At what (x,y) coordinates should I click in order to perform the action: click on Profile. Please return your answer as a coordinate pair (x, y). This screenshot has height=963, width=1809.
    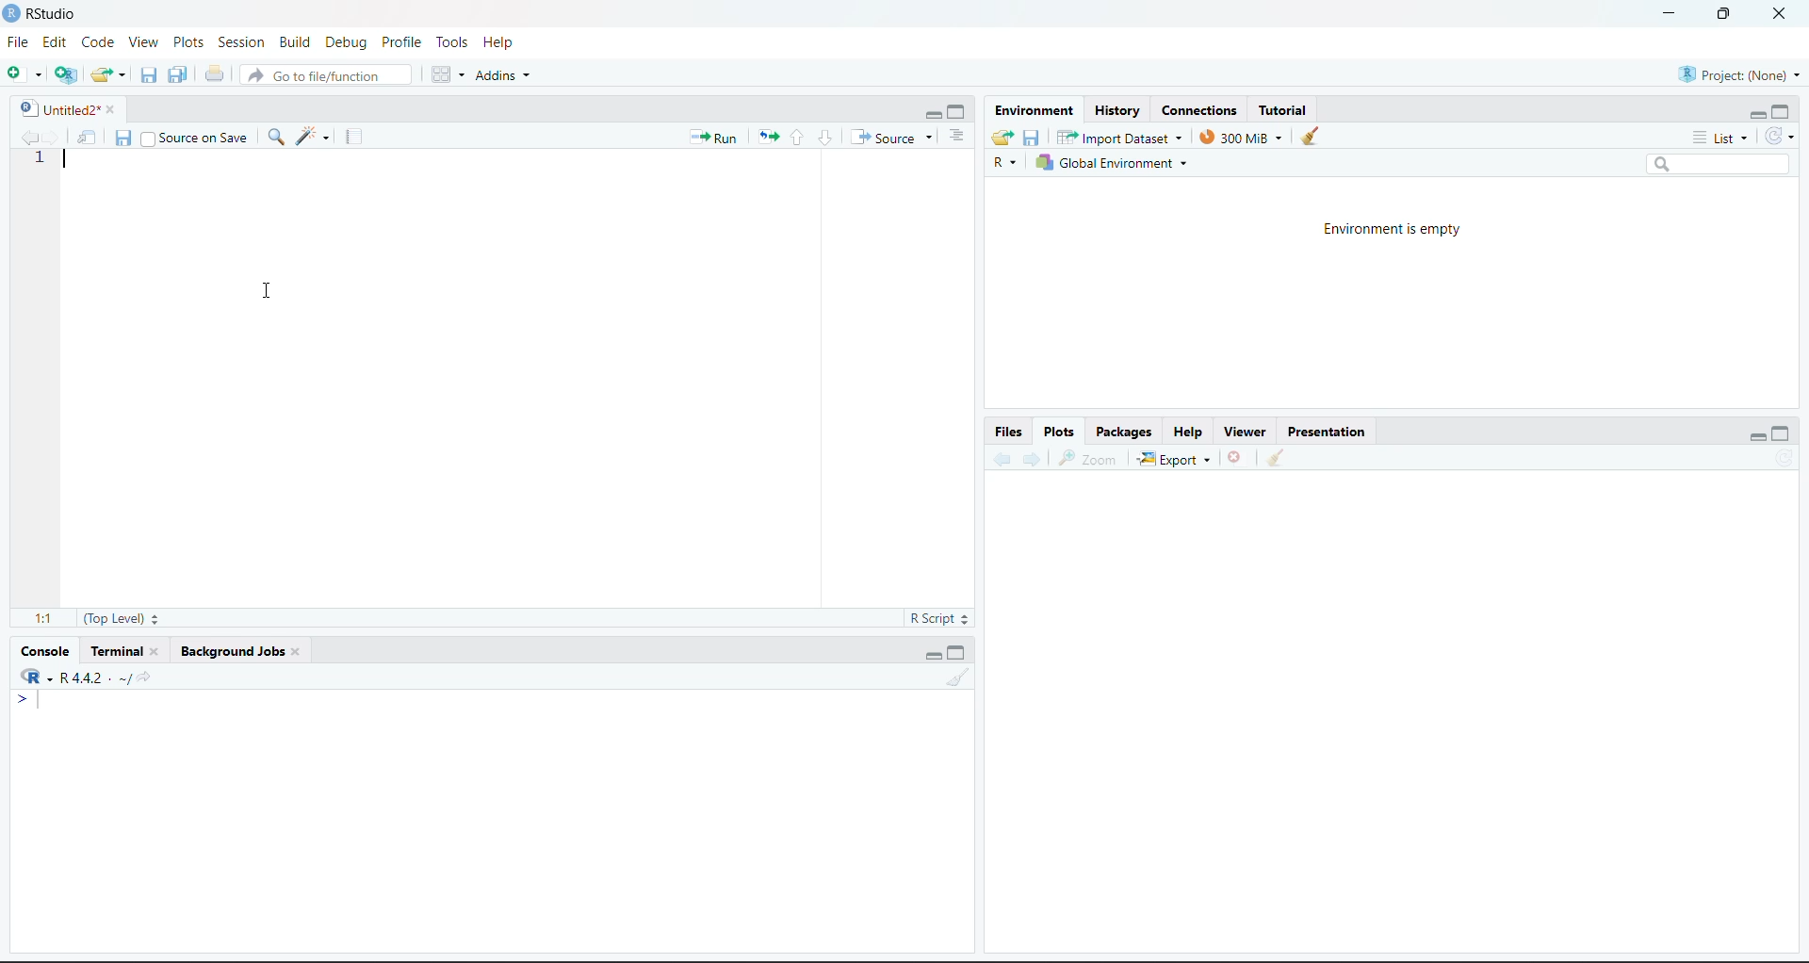
    Looking at the image, I should click on (402, 44).